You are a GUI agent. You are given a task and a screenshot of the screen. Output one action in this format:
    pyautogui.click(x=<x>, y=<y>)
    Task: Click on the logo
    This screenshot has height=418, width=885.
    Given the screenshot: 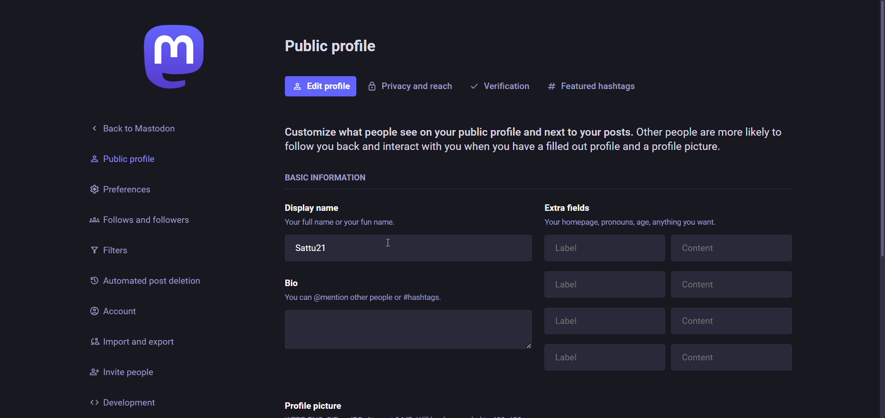 What is the action you would take?
    pyautogui.click(x=171, y=58)
    